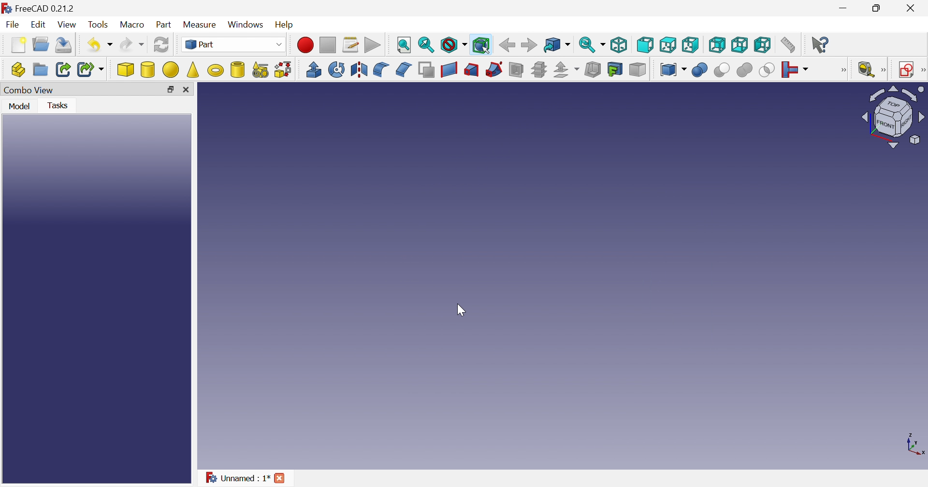  What do you see at coordinates (64, 45) in the screenshot?
I see `Save` at bounding box center [64, 45].